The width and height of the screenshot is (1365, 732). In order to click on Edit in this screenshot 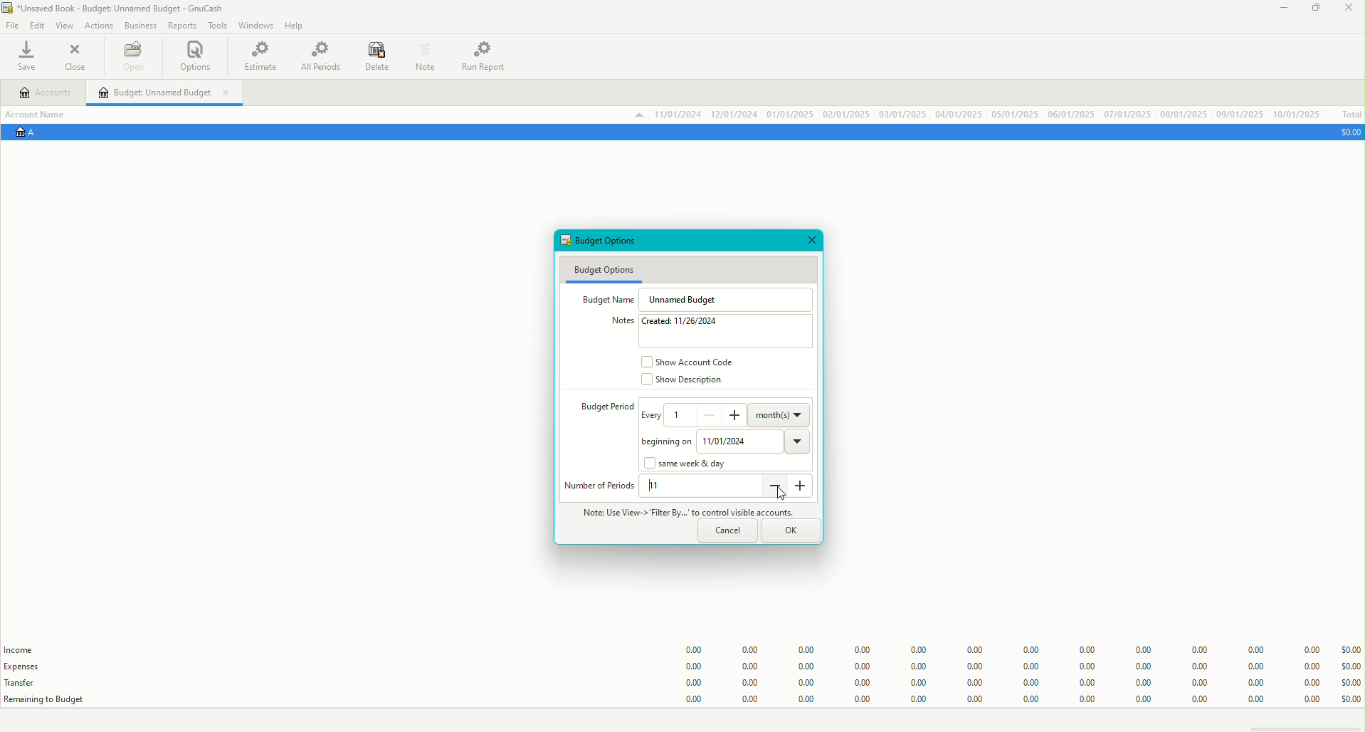, I will do `click(37, 26)`.